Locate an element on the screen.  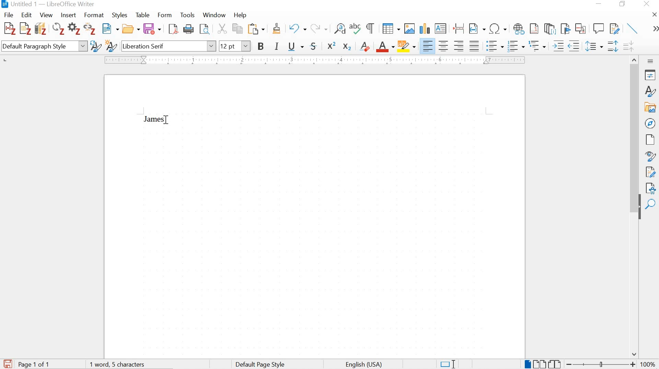
add/edit bibliography is located at coordinates (41, 28).